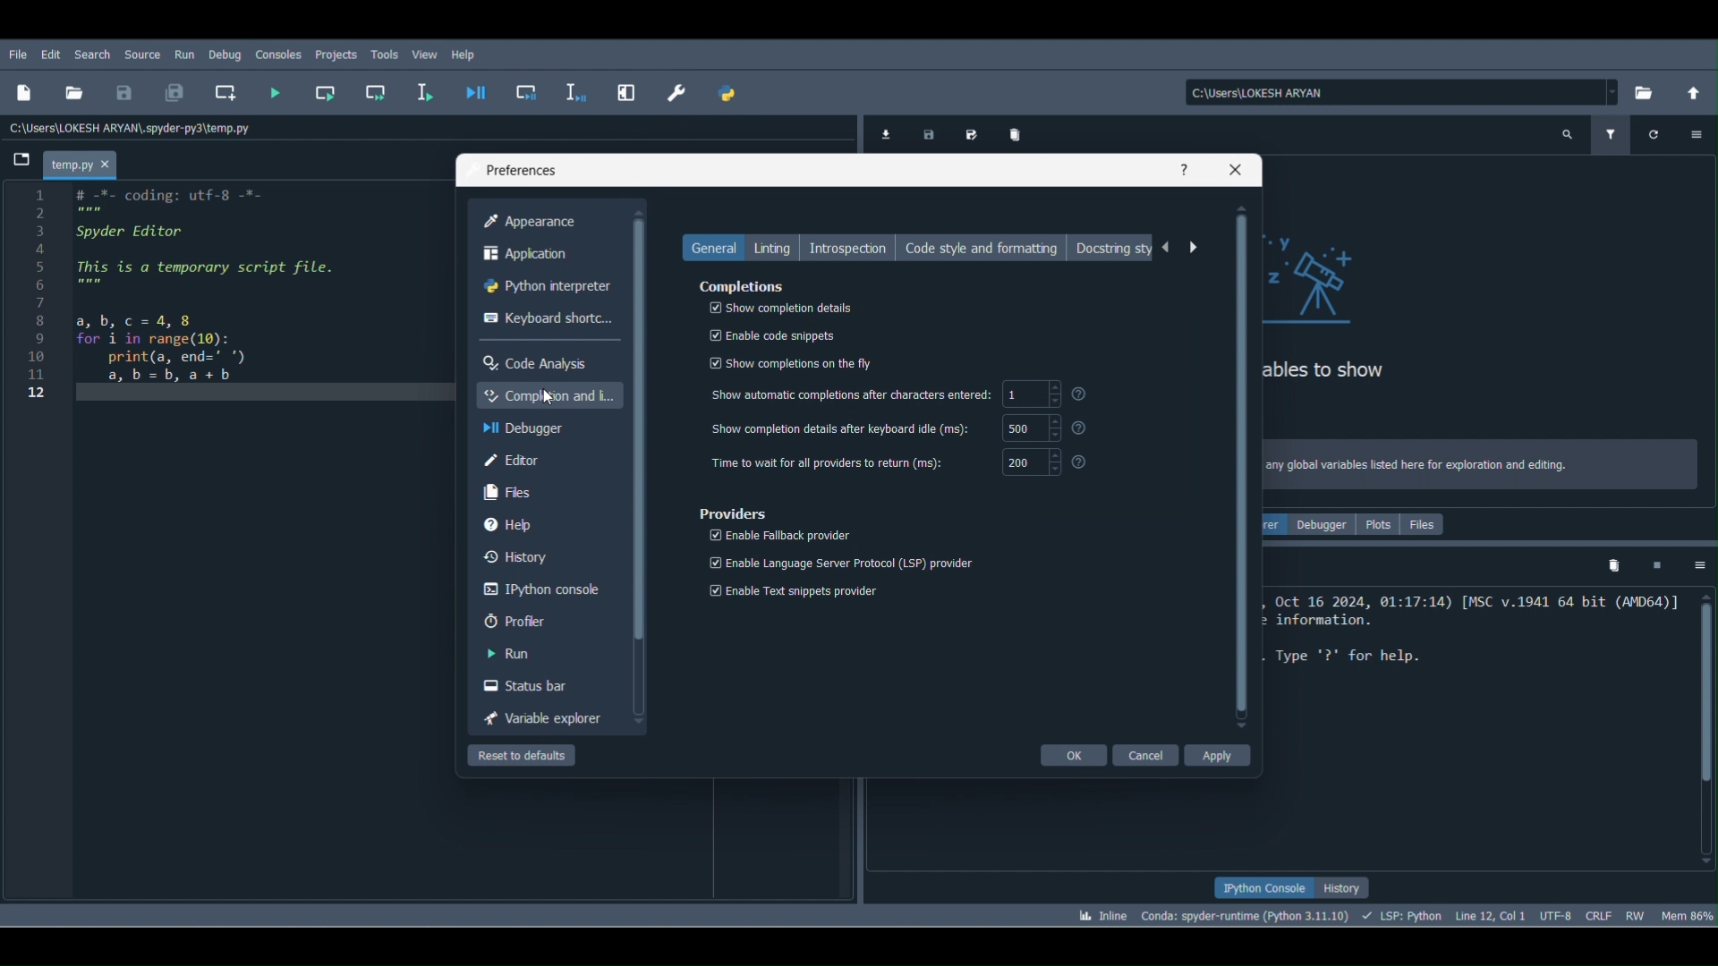 This screenshot has height=966, width=1718. Describe the element at coordinates (839, 563) in the screenshot. I see `Enable Language server Protocol(LSP) provider` at that location.